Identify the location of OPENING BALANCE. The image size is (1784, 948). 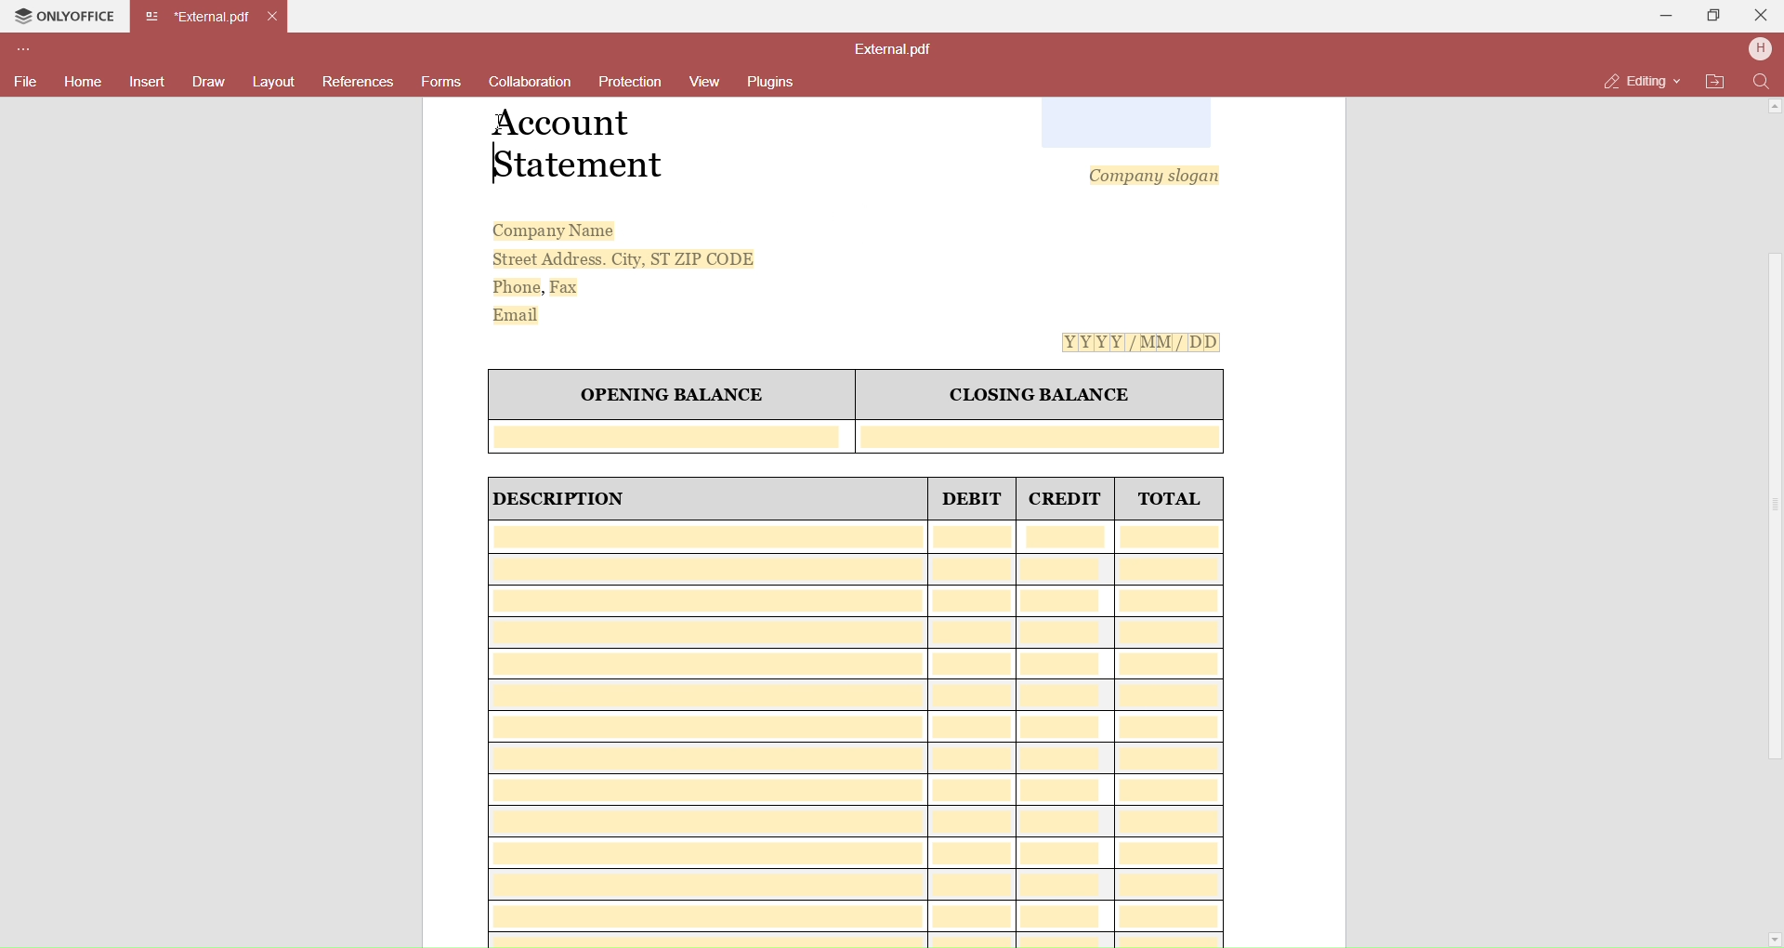
(672, 396).